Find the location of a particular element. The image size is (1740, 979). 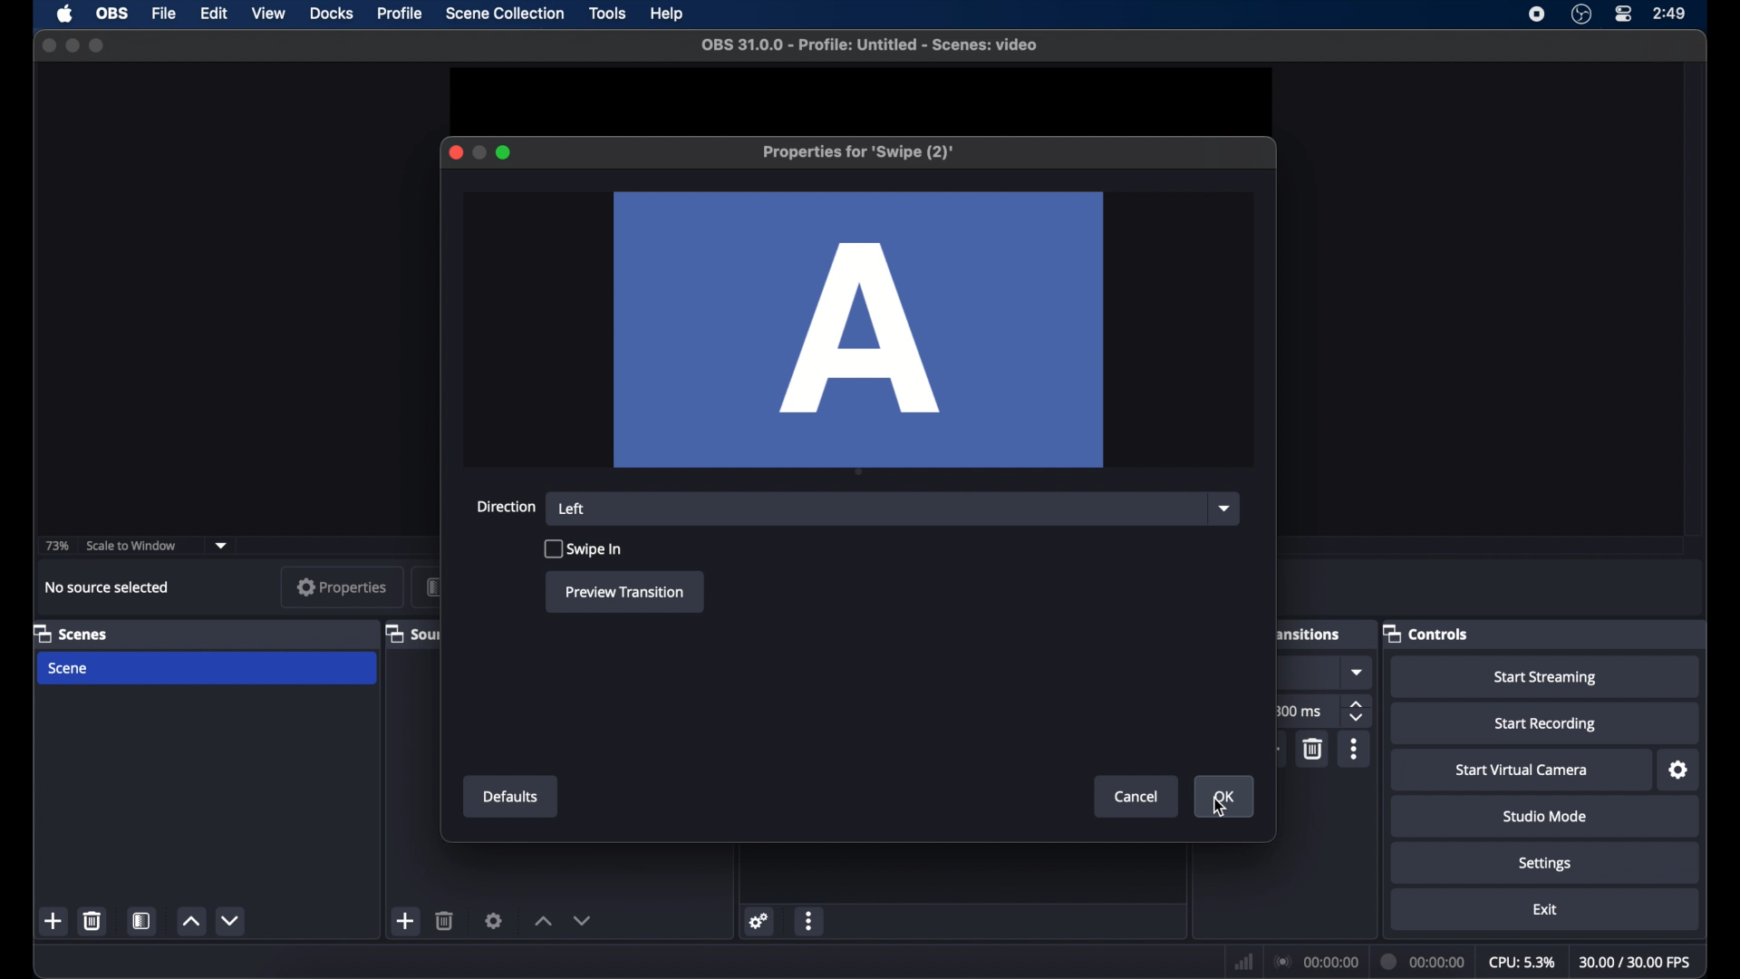

profile is located at coordinates (401, 14).